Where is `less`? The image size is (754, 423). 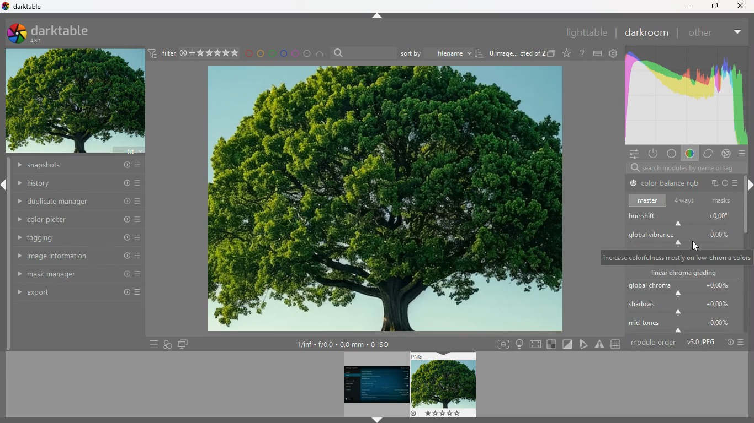
less is located at coordinates (736, 30).